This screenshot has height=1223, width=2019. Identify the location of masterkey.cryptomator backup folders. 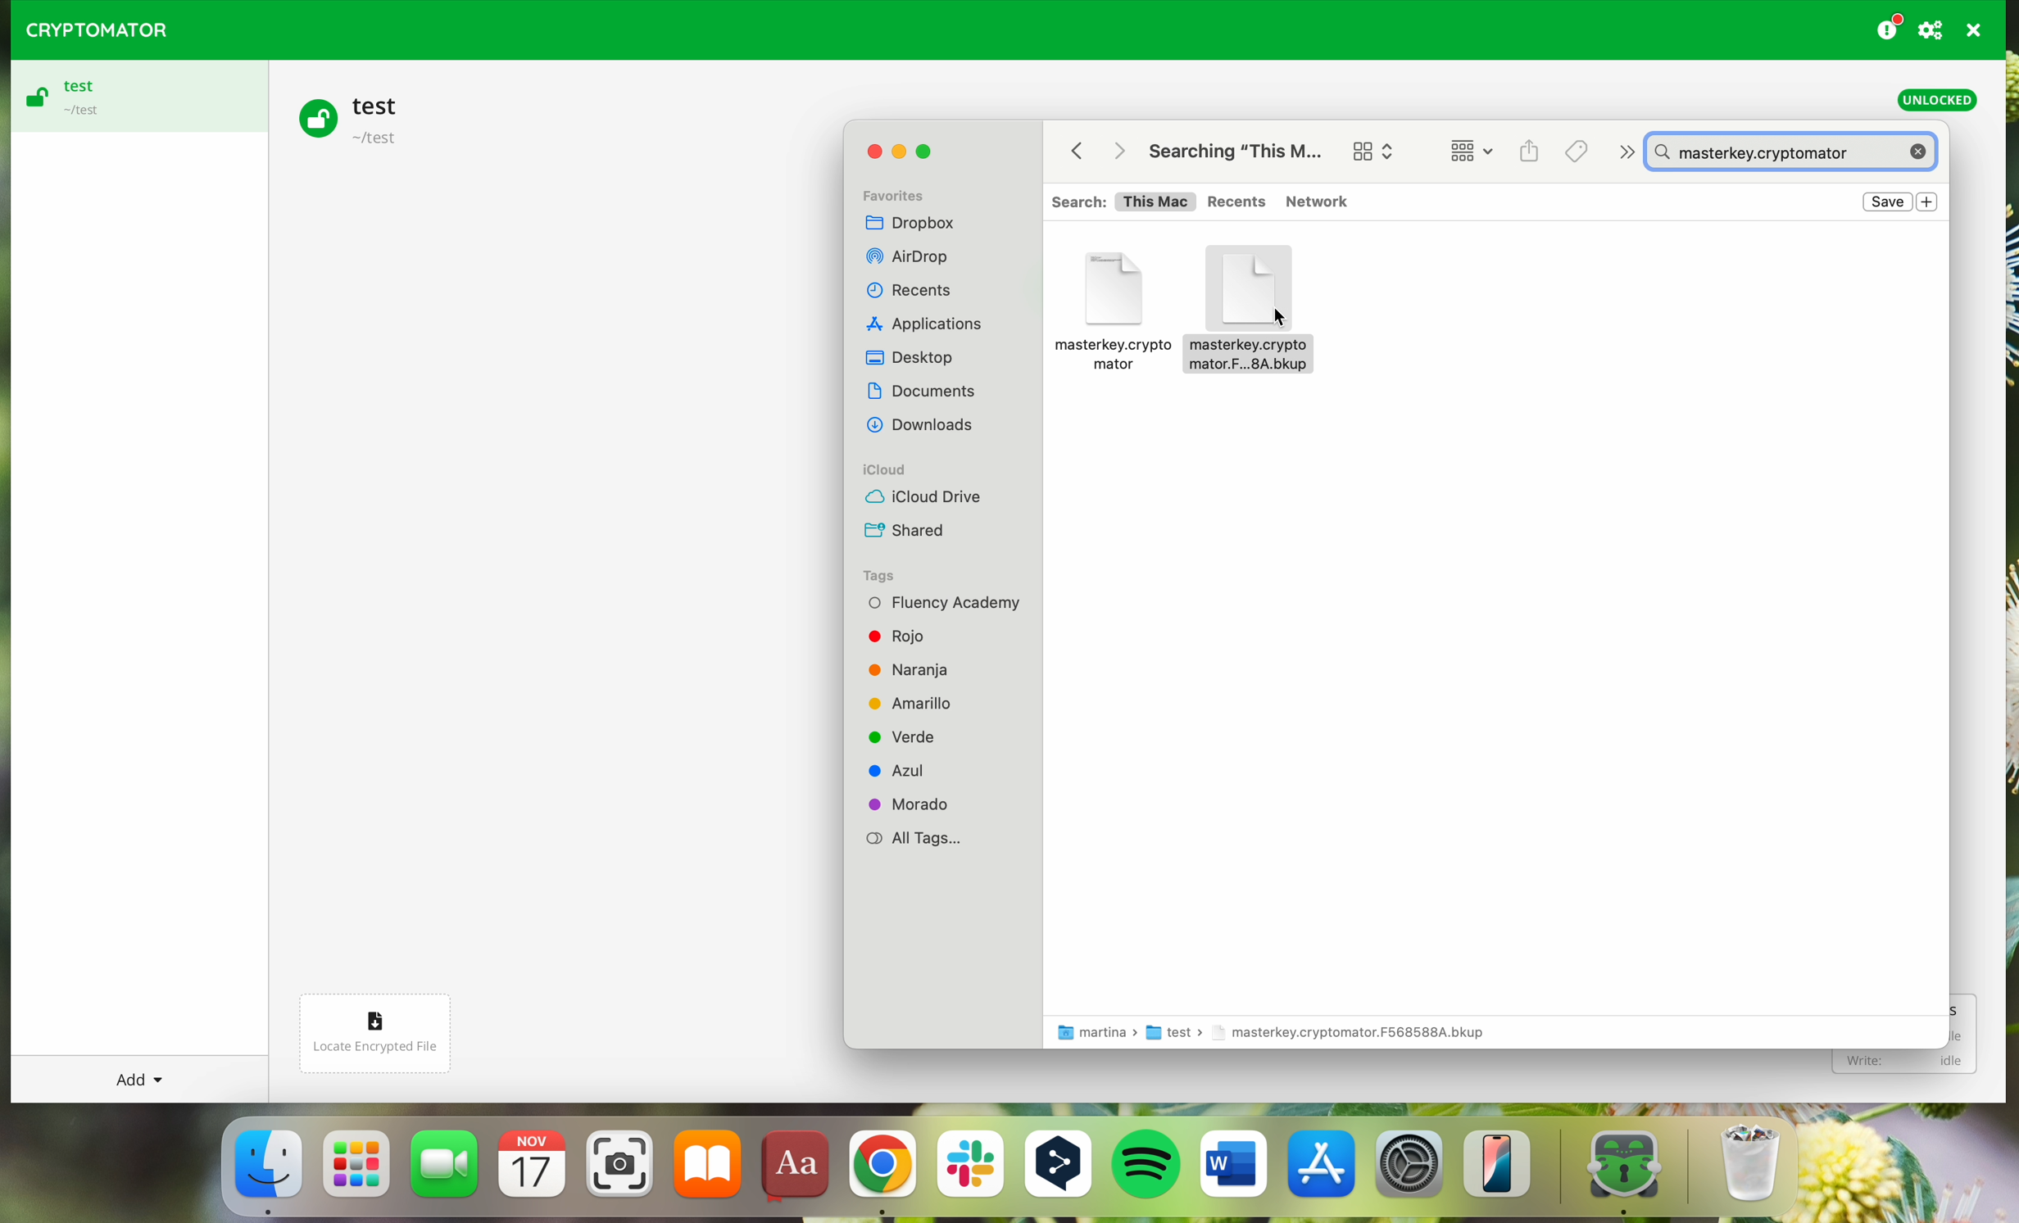
(1242, 305).